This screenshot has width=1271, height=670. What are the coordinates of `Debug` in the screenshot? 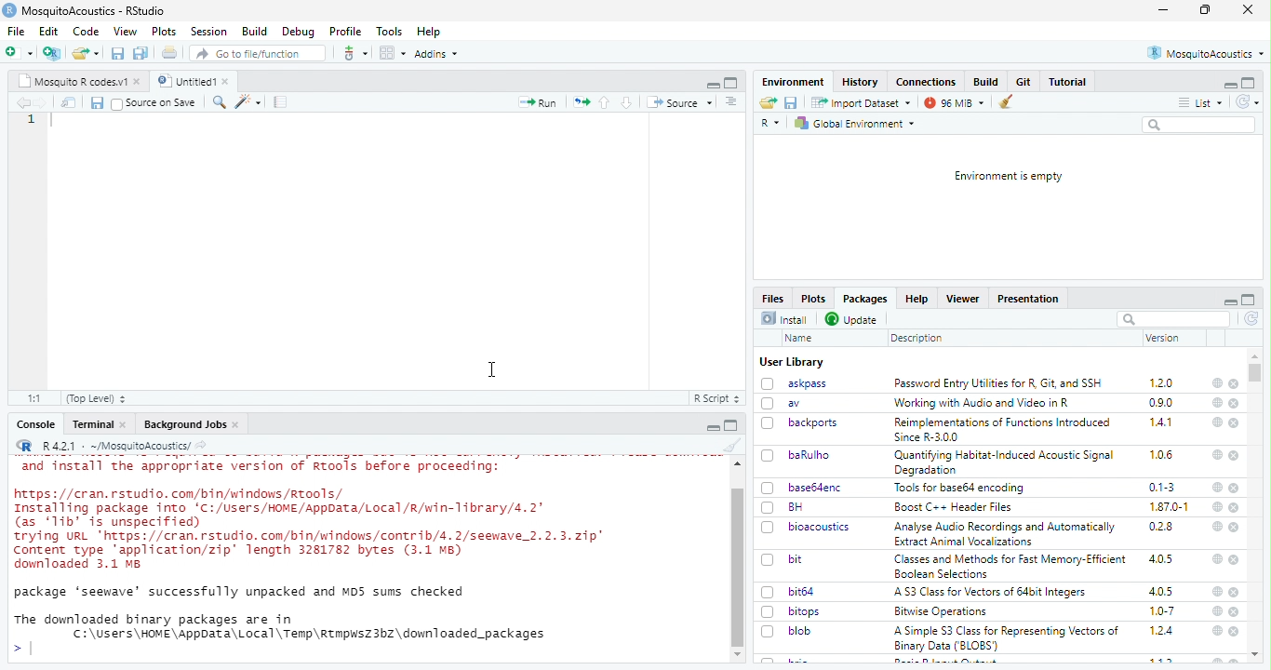 It's located at (300, 33).